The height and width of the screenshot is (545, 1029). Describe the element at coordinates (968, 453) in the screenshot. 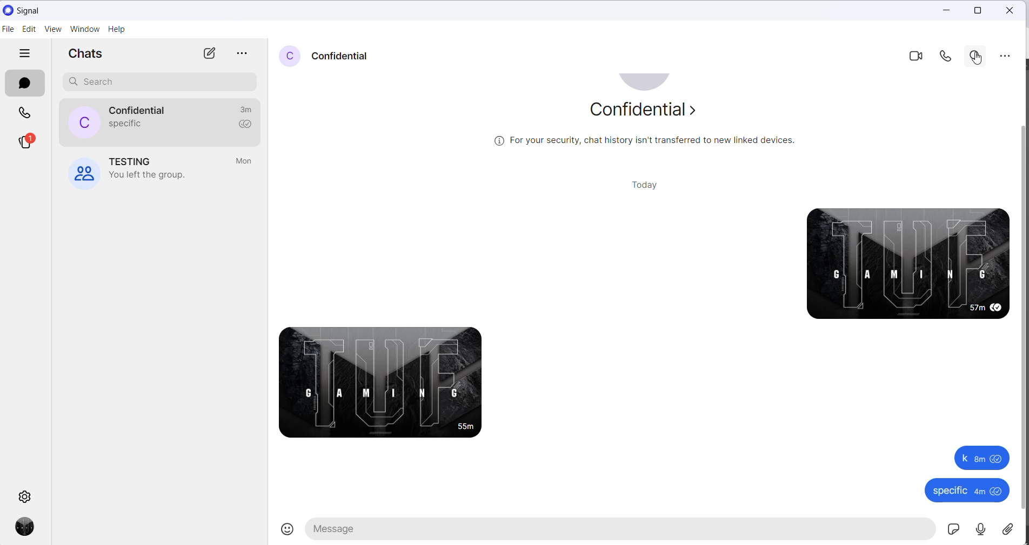

I see `k` at that location.